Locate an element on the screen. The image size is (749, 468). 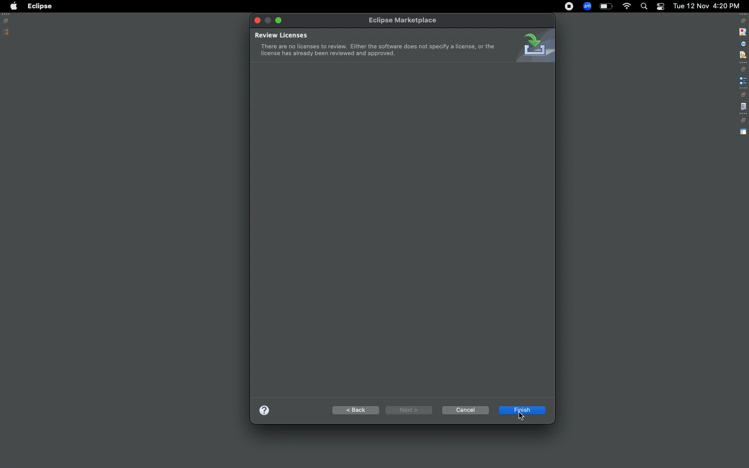
restore is located at coordinates (743, 121).